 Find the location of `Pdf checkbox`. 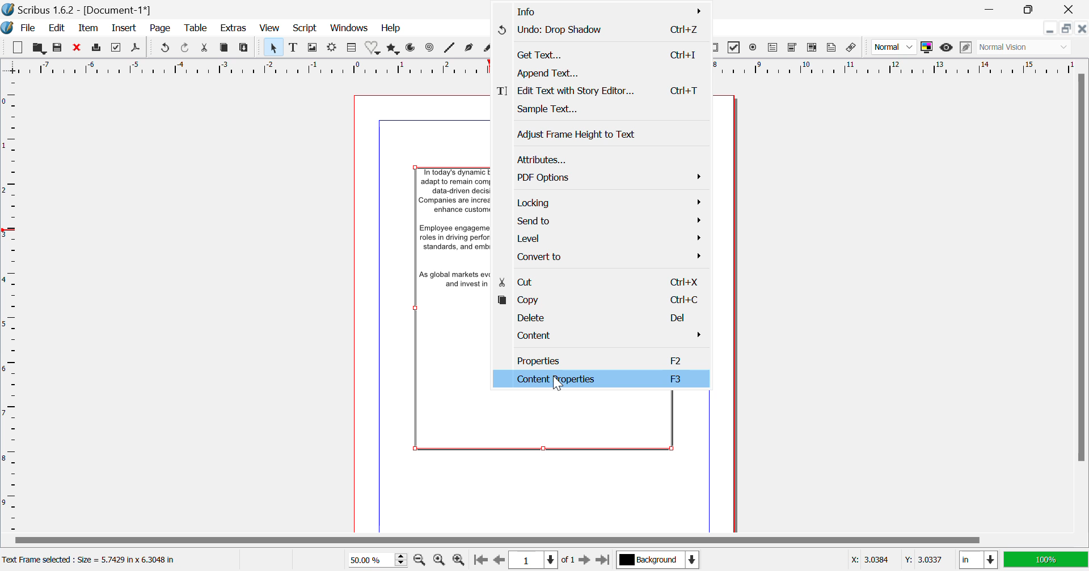

Pdf checkbox is located at coordinates (735, 48).